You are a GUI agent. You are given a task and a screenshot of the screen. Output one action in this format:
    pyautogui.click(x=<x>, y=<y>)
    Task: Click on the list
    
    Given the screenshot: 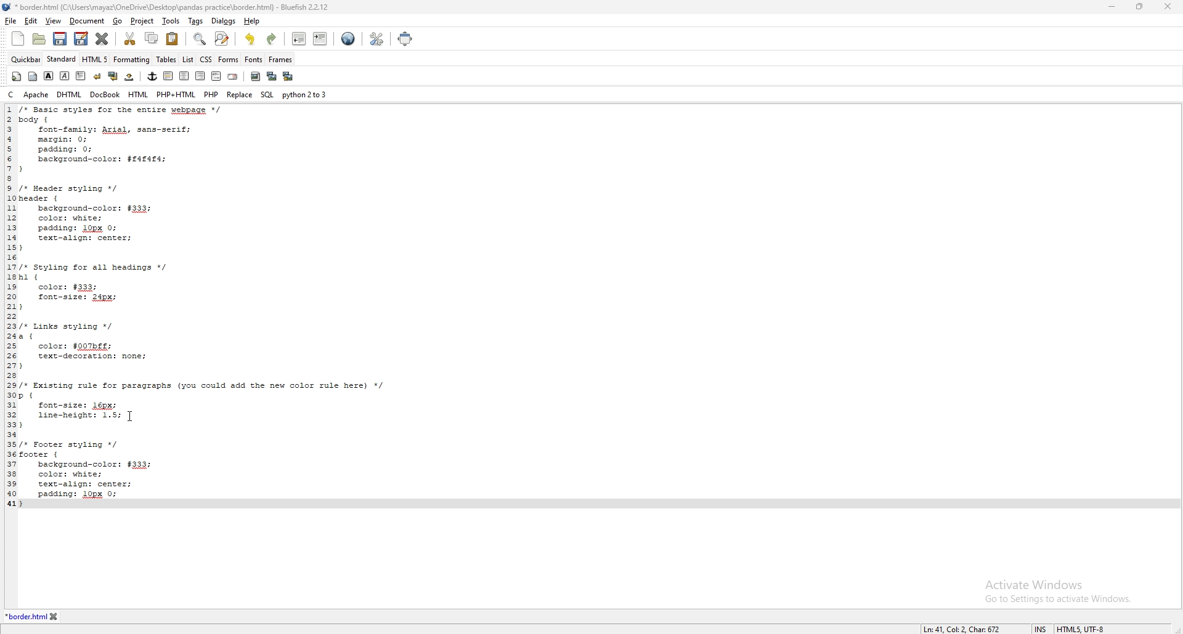 What is the action you would take?
    pyautogui.click(x=189, y=60)
    